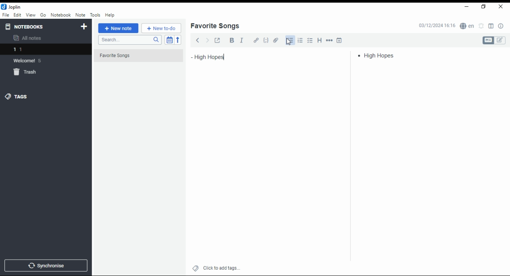  I want to click on code, so click(266, 40).